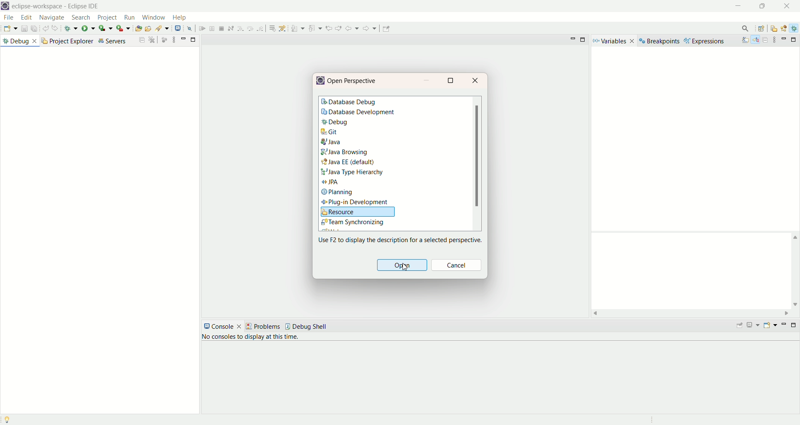 The width and height of the screenshot is (800, 425). What do you see at coordinates (785, 27) in the screenshot?
I see `java EE` at bounding box center [785, 27].